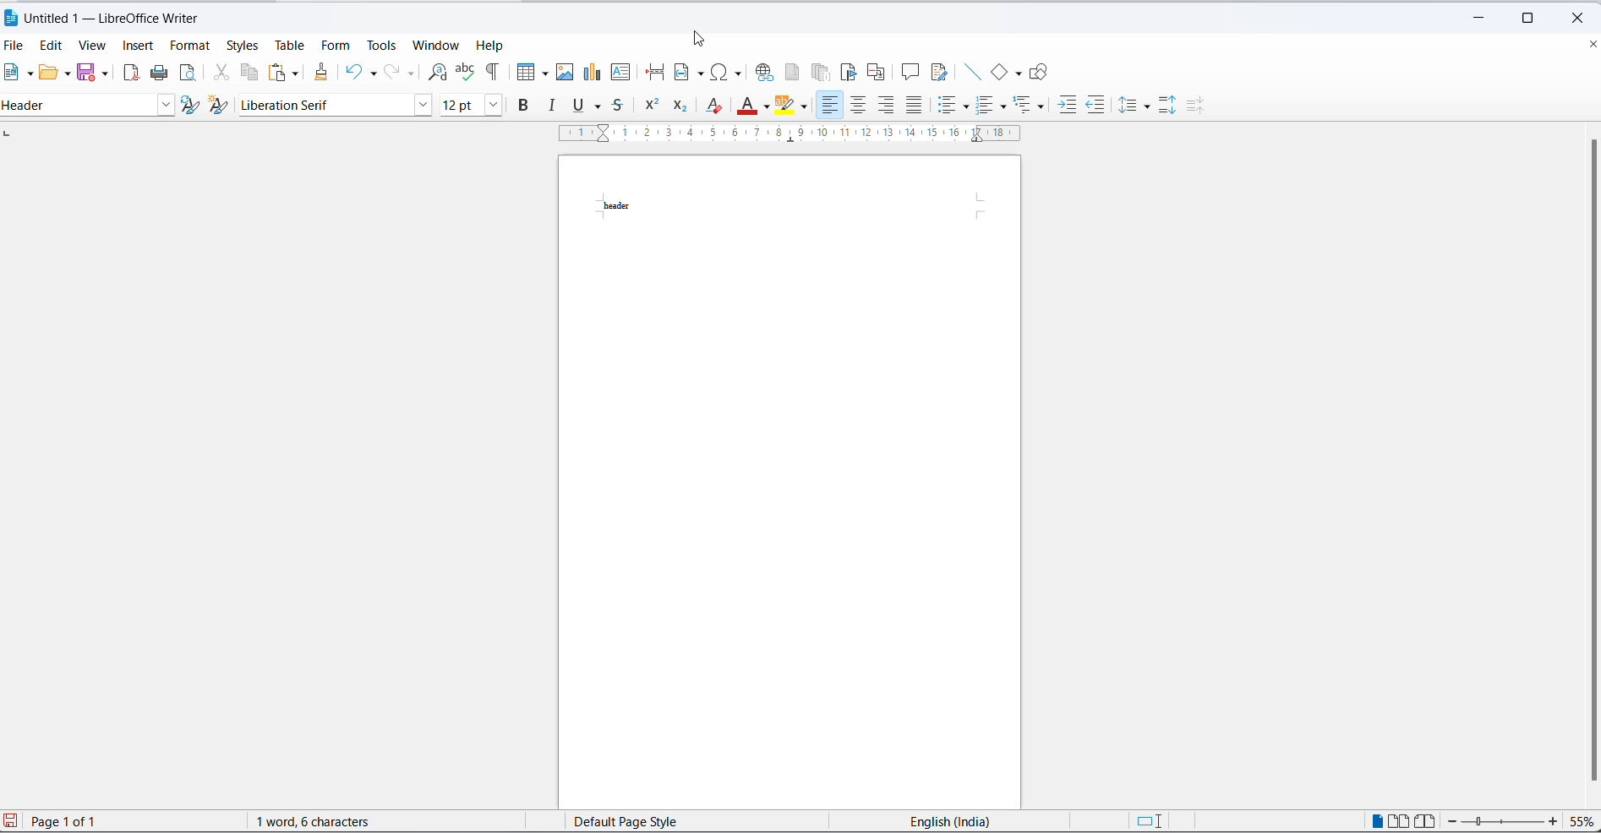  Describe the element at coordinates (160, 73) in the screenshot. I see `print` at that location.